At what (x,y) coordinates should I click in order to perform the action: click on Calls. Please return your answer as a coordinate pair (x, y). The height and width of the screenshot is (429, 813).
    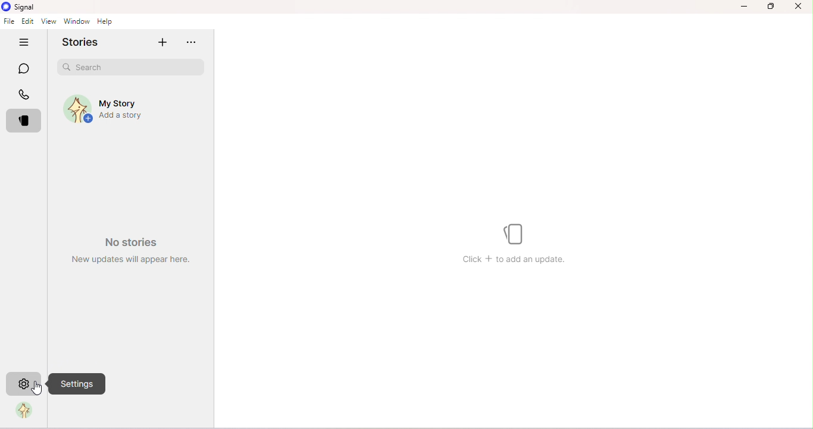
    Looking at the image, I should click on (26, 97).